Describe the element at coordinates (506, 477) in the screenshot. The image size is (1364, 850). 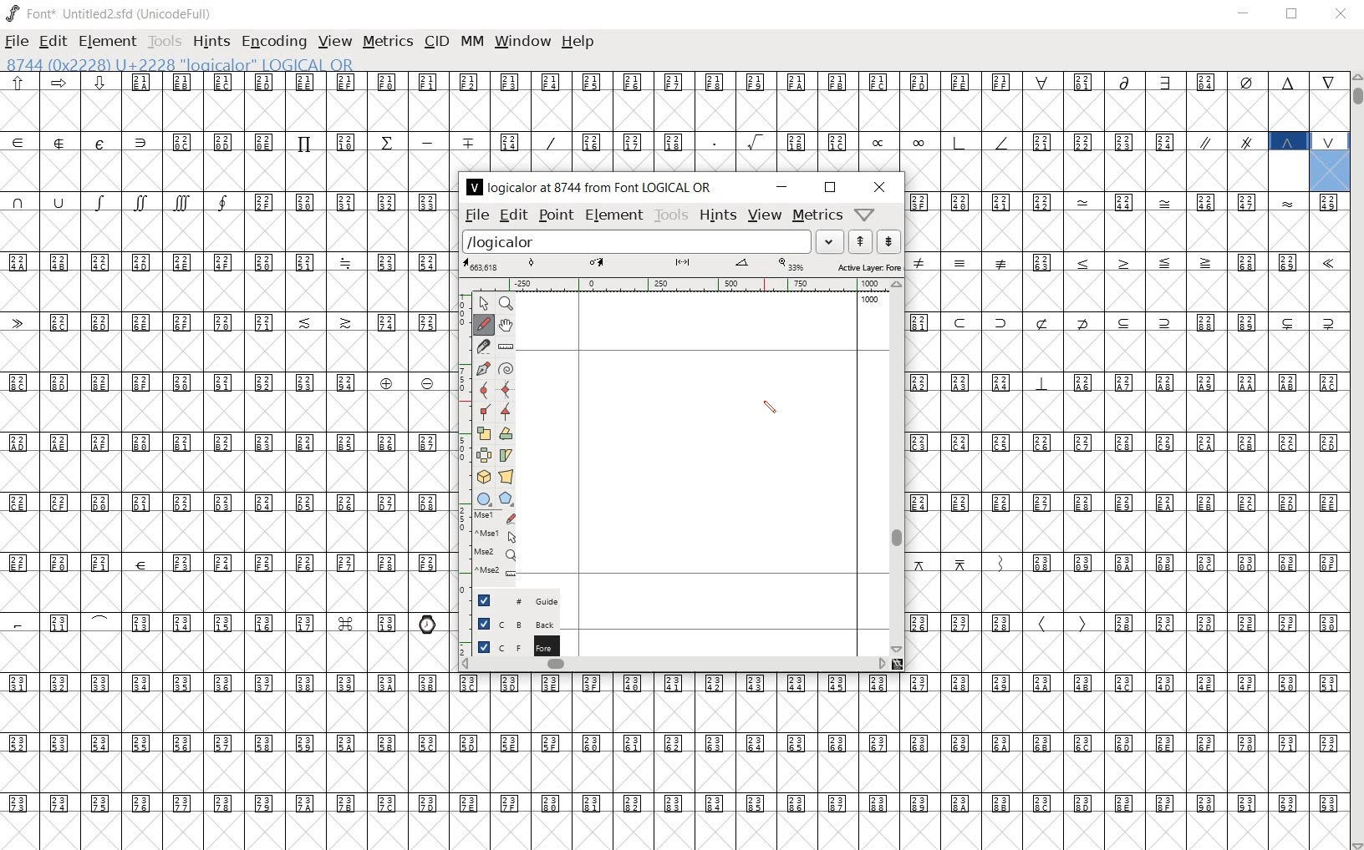
I see `perform a perspective transformation on the selection` at that location.